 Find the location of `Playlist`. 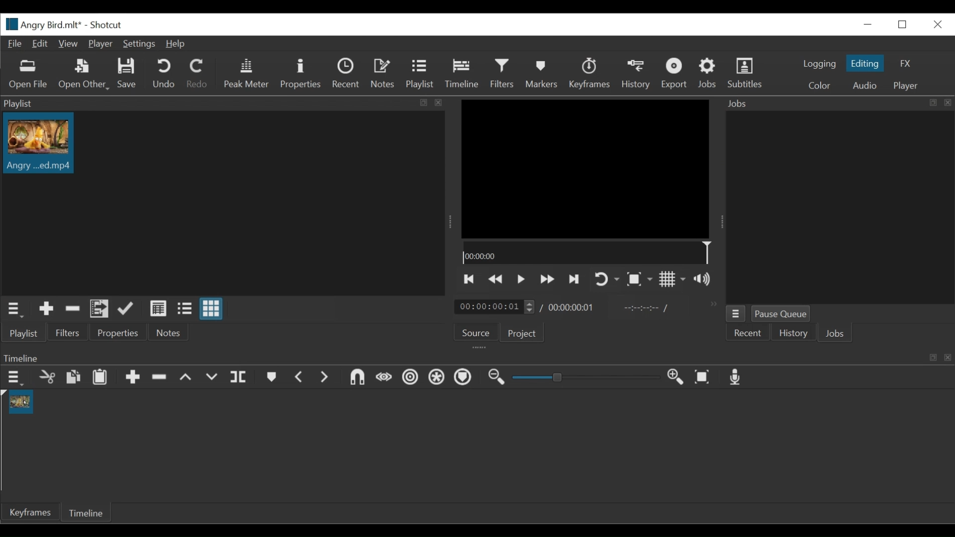

Playlist is located at coordinates (419, 75).